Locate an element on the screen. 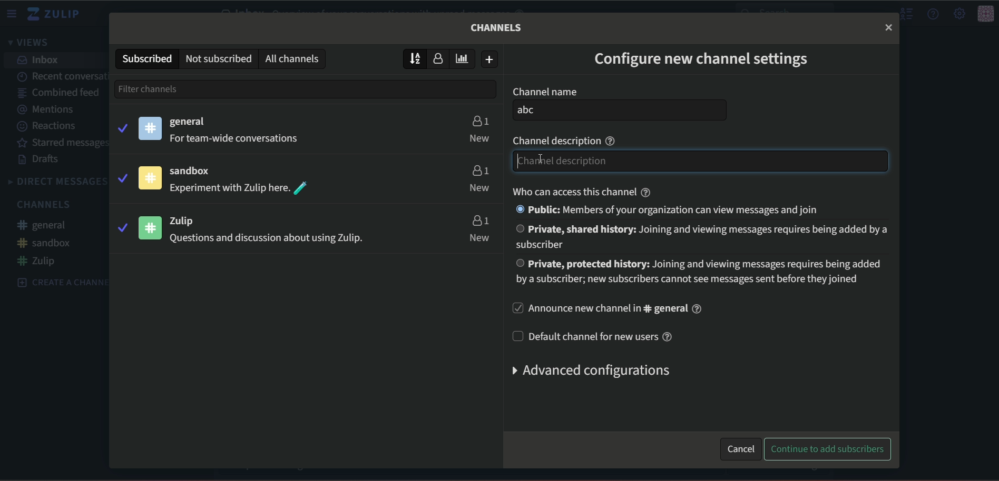 Image resolution: width=999 pixels, height=481 pixels. tick is located at coordinates (121, 227).